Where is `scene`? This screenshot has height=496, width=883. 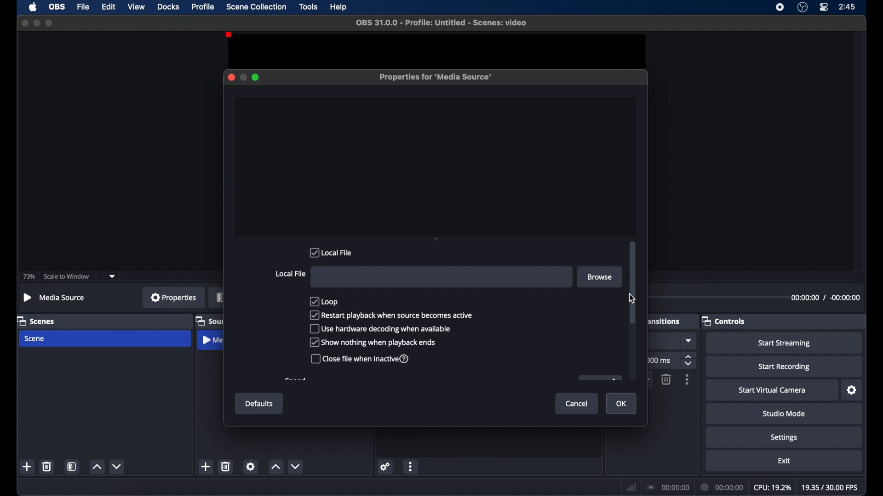
scene is located at coordinates (35, 338).